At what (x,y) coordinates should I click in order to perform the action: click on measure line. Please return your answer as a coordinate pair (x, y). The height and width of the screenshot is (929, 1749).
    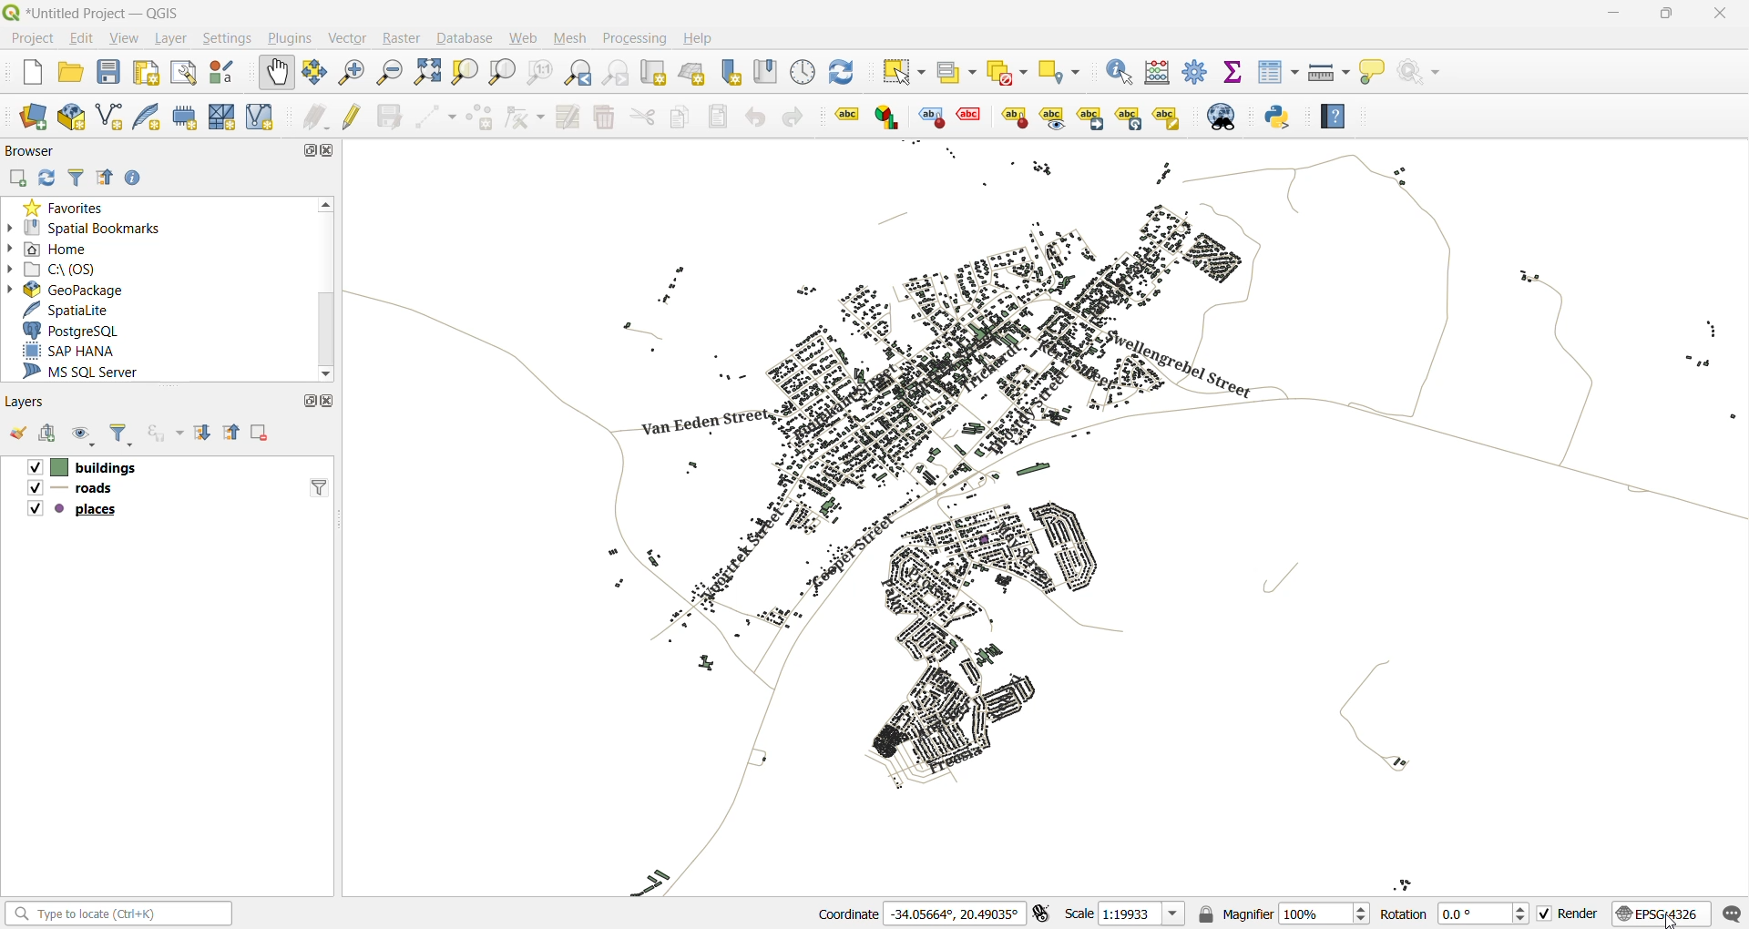
    Looking at the image, I should click on (1327, 72).